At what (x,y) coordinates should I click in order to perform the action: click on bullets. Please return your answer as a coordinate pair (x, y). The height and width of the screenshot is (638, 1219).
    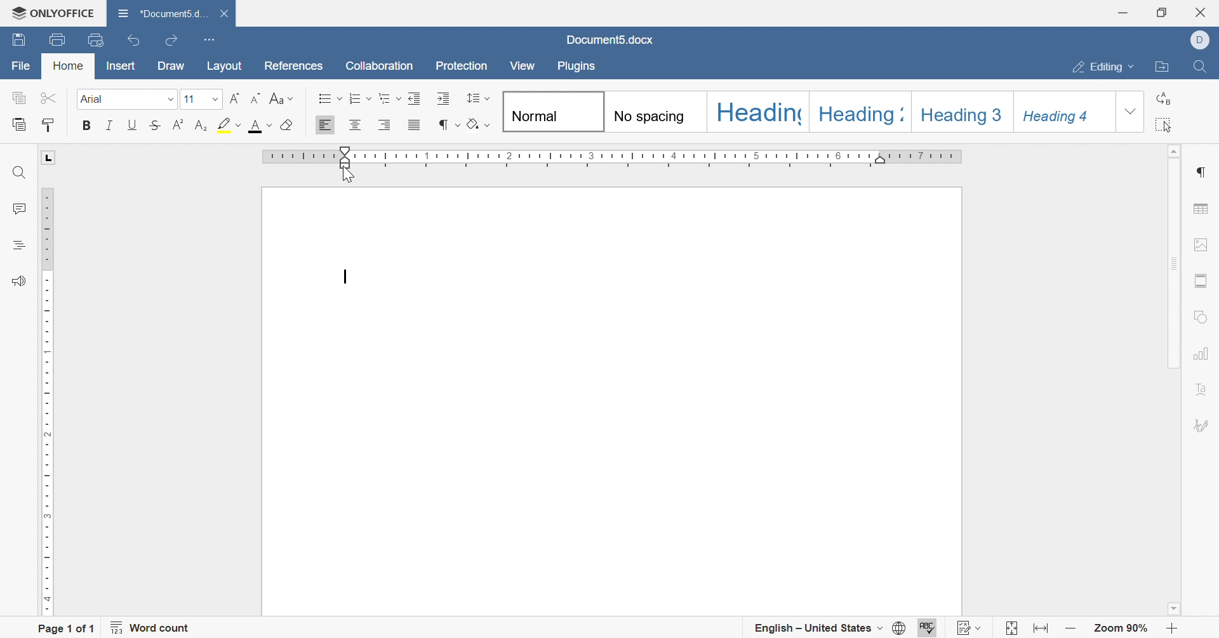
    Looking at the image, I should click on (330, 98).